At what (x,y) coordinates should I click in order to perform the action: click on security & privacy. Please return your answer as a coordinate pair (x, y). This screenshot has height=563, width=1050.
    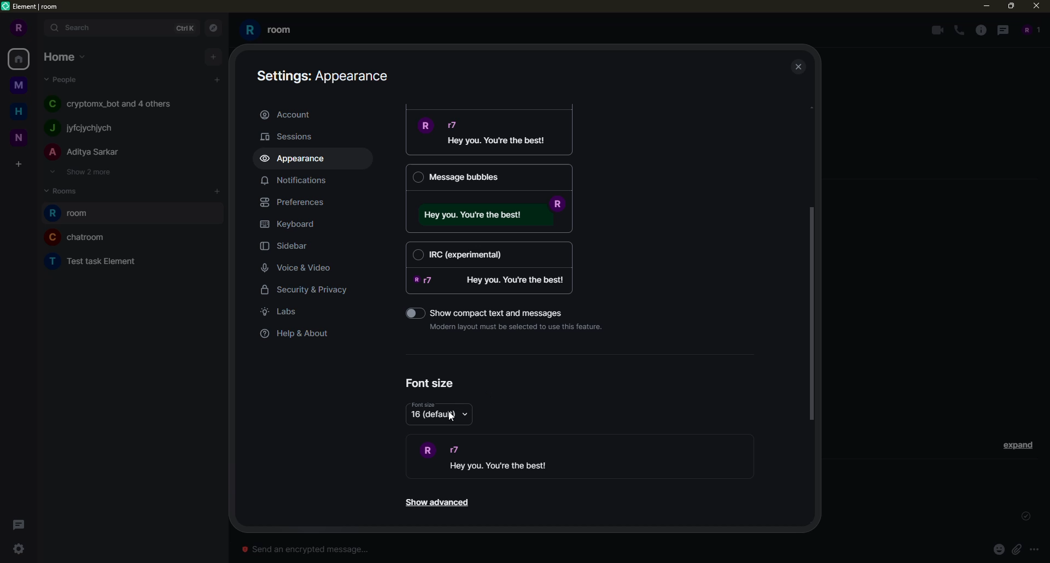
    Looking at the image, I should click on (312, 291).